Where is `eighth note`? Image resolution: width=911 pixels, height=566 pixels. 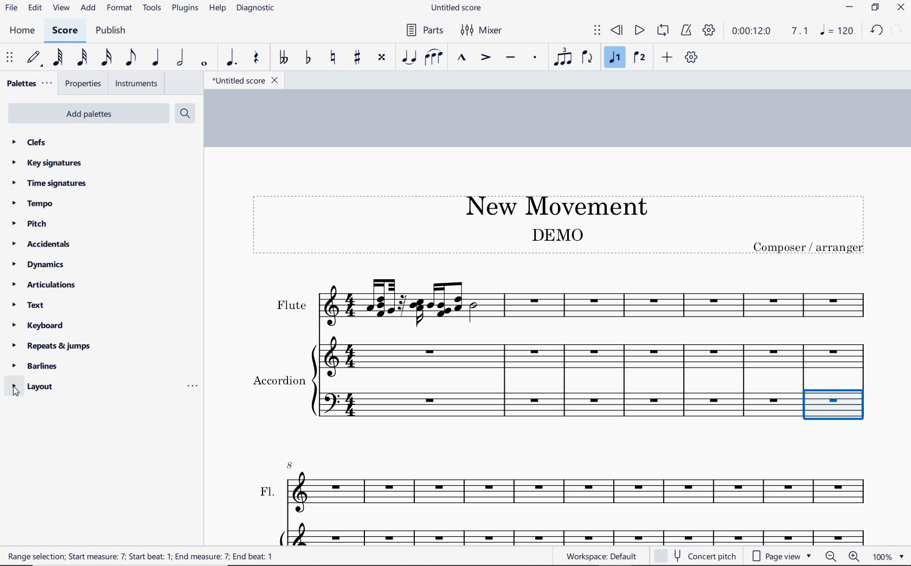
eighth note is located at coordinates (131, 60).